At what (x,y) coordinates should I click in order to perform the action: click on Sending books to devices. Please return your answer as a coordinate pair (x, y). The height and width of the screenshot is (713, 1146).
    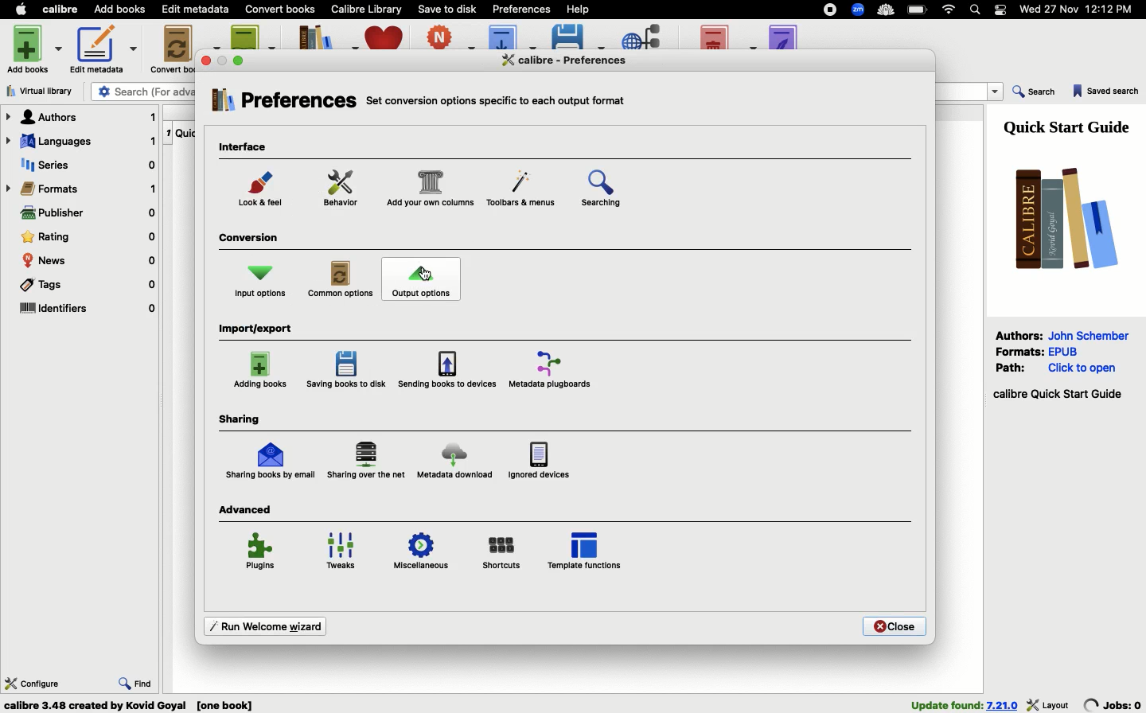
    Looking at the image, I should click on (446, 369).